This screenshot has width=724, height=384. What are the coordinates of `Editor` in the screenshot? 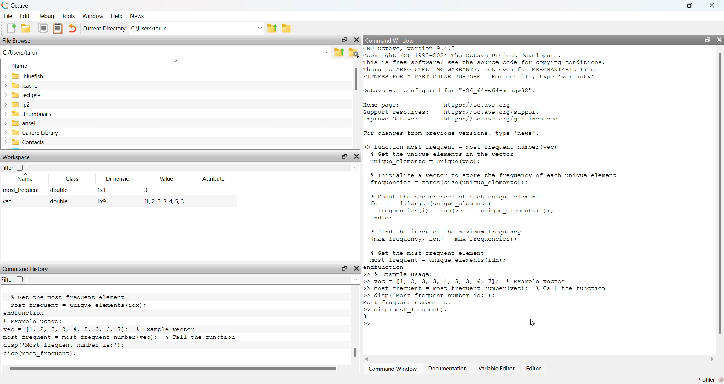 It's located at (534, 368).